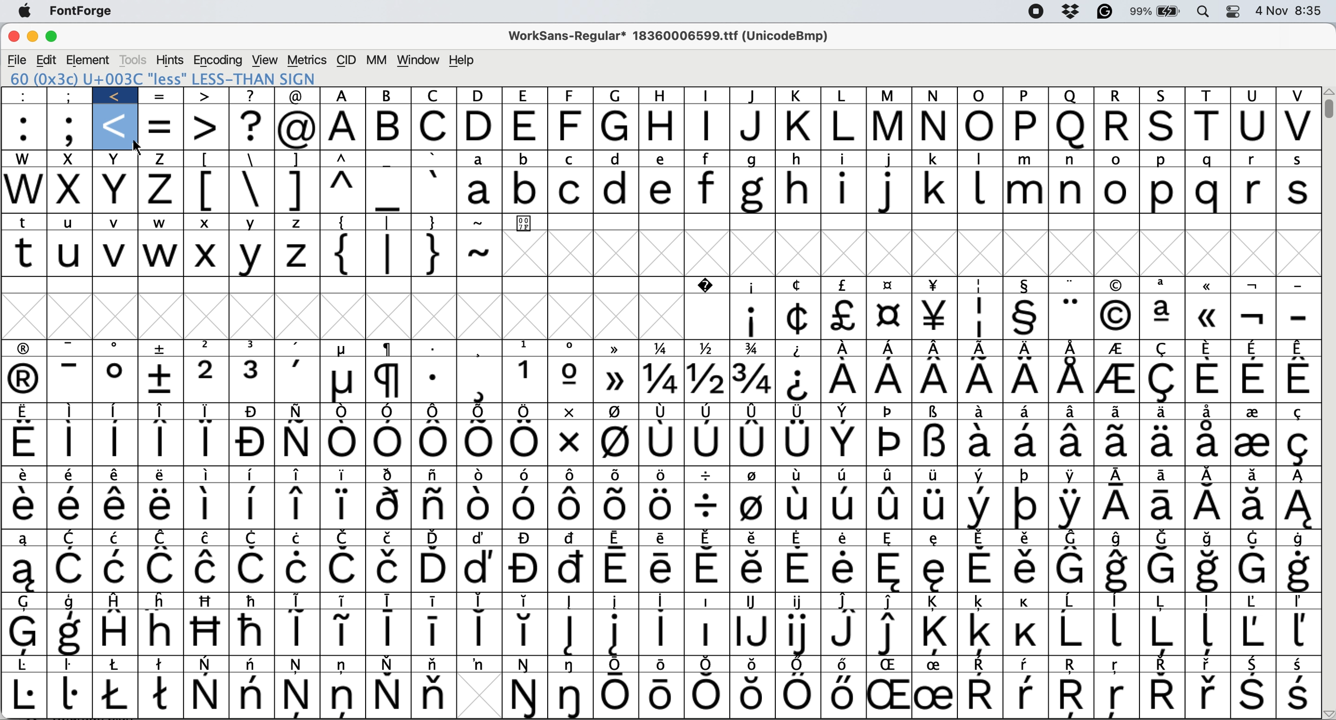 This screenshot has width=1336, height=720. What do you see at coordinates (389, 380) in the screenshot?
I see `Symbol` at bounding box center [389, 380].